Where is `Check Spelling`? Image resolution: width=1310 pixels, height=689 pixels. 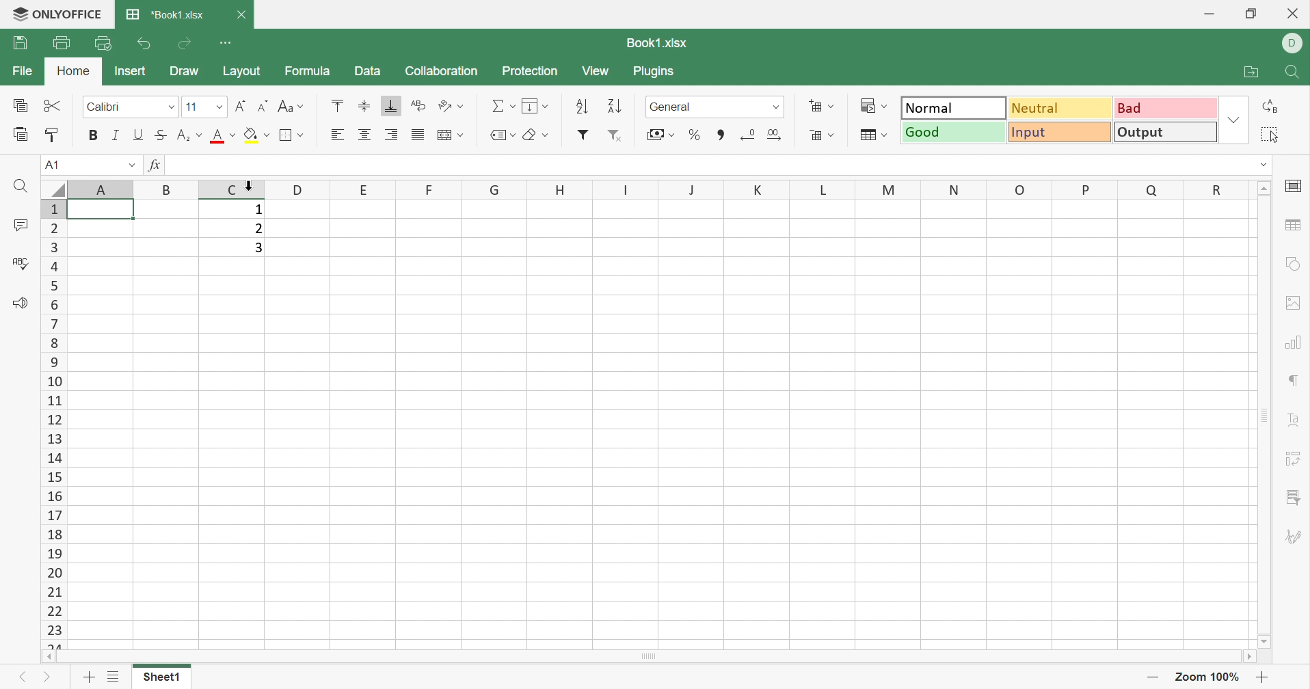 Check Spelling is located at coordinates (16, 261).